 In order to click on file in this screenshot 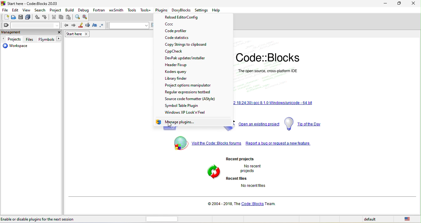, I will do `click(5, 10)`.